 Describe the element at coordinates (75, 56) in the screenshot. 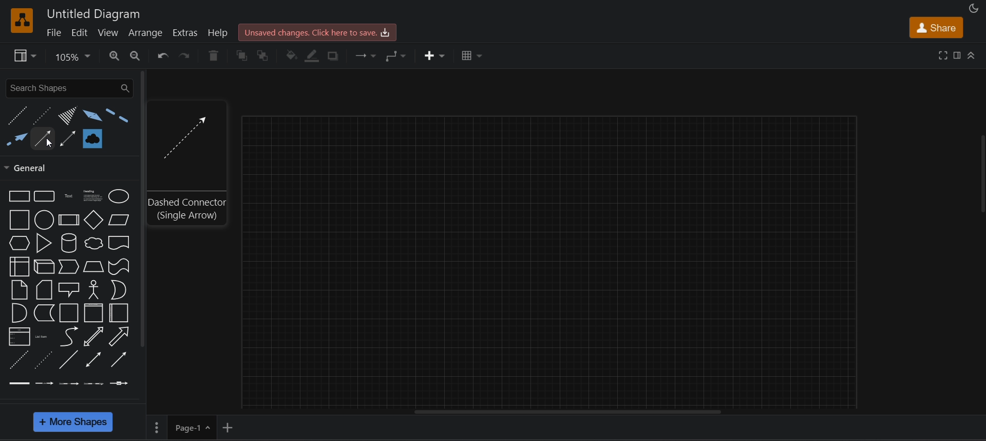

I see `105% - zoom` at that location.